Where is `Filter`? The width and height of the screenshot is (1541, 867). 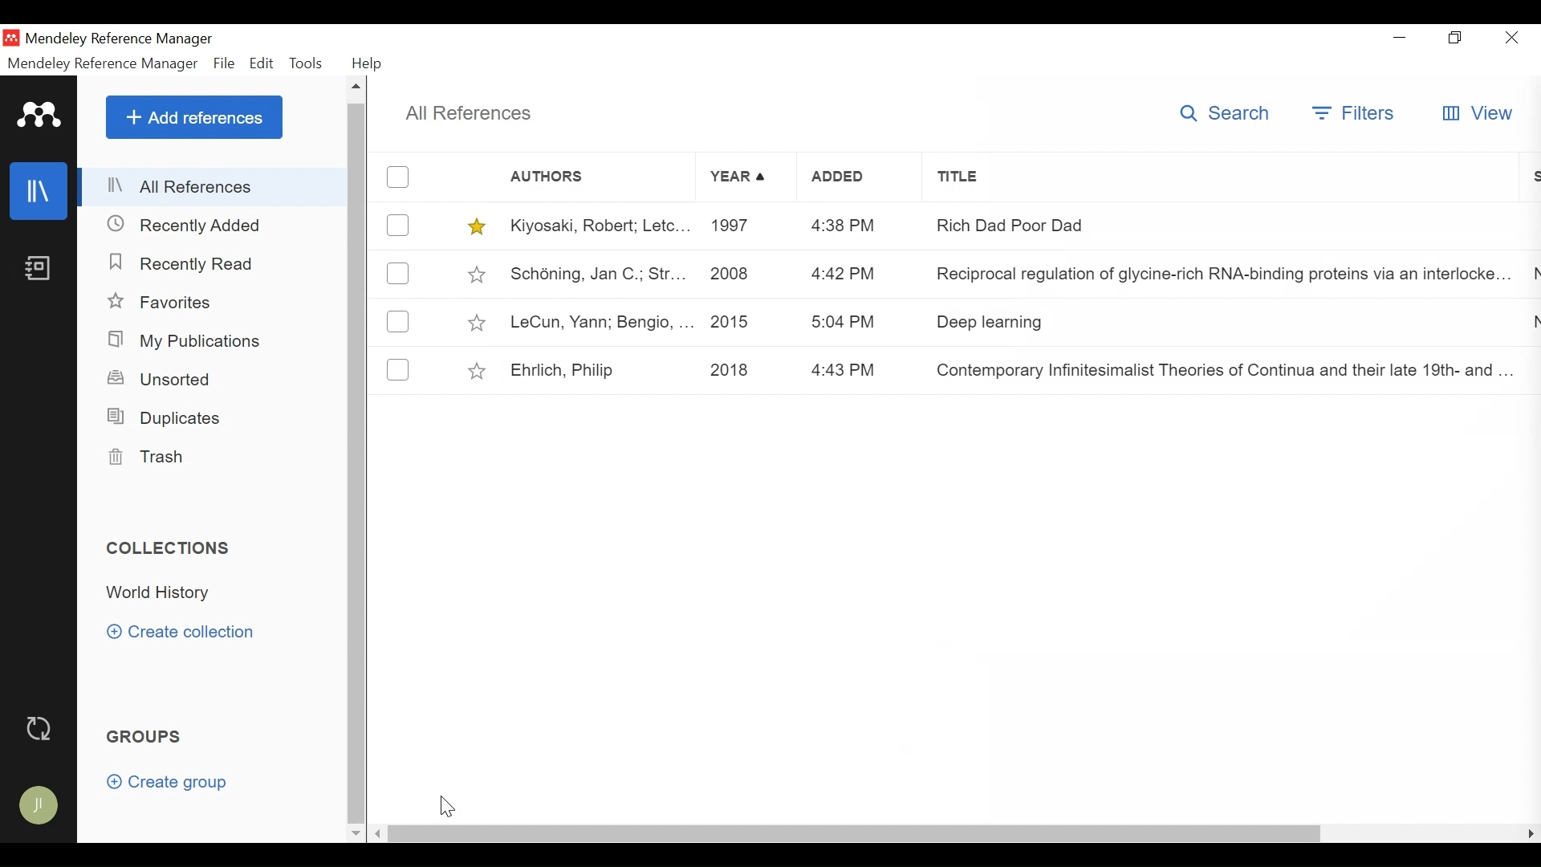 Filter is located at coordinates (1355, 115).